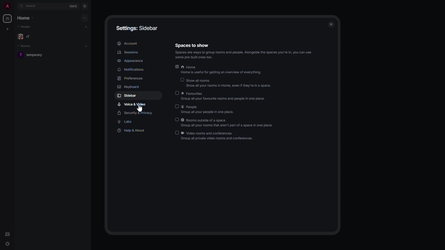 This screenshot has width=445, height=250. Describe the element at coordinates (129, 87) in the screenshot. I see `keyboard` at that location.